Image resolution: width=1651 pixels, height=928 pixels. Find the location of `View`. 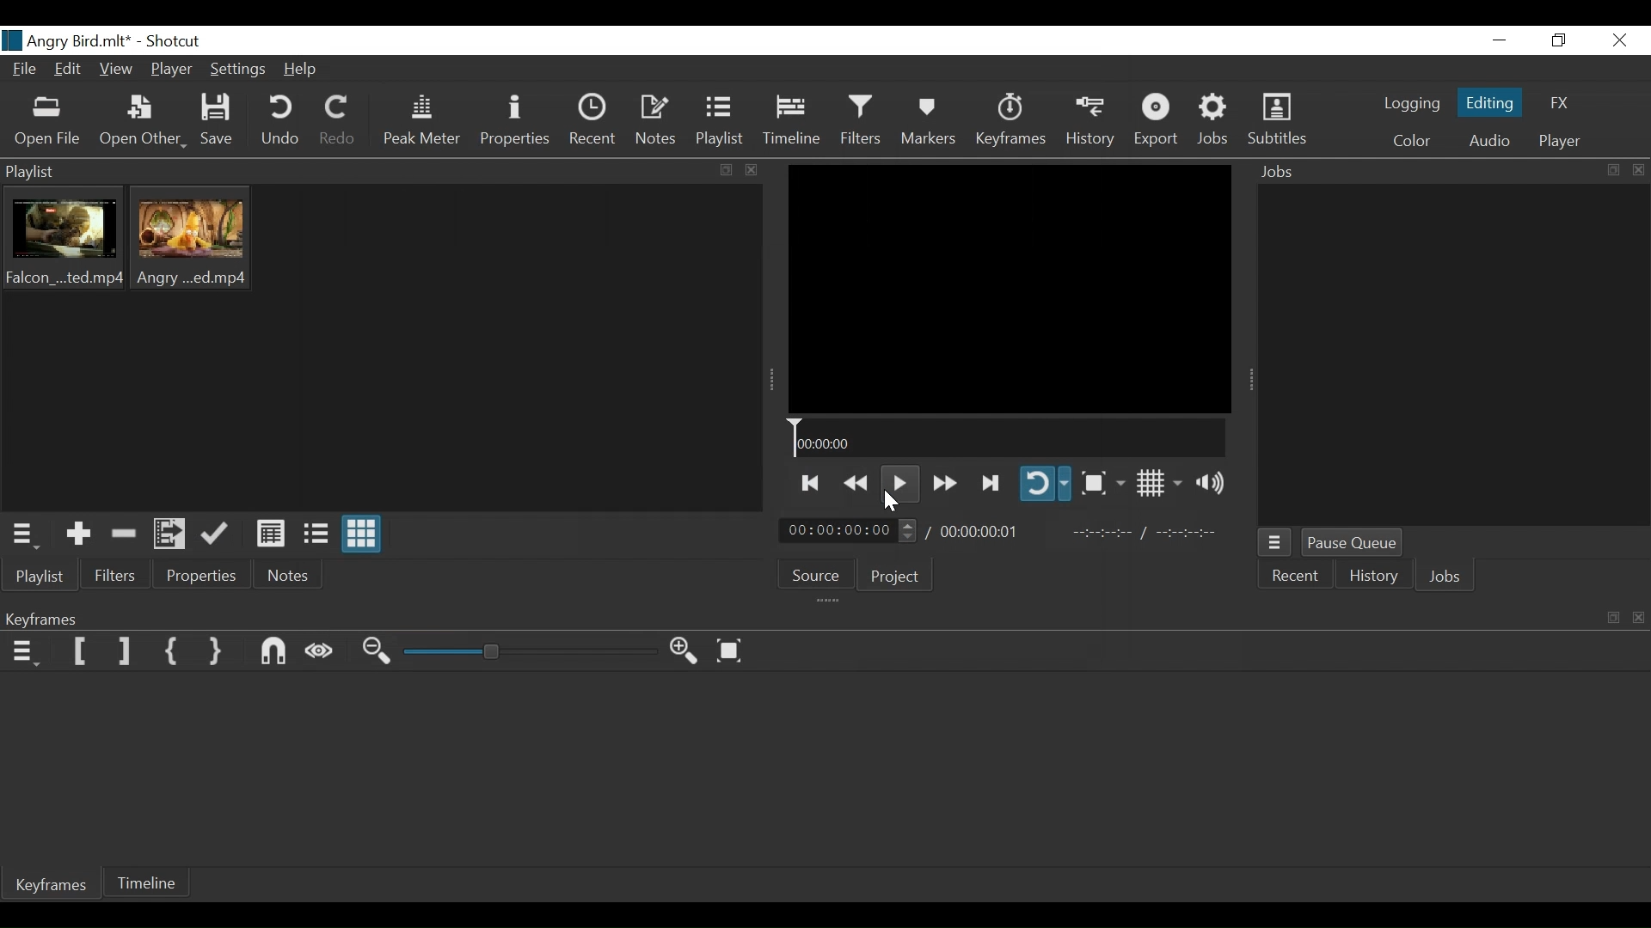

View is located at coordinates (118, 70).